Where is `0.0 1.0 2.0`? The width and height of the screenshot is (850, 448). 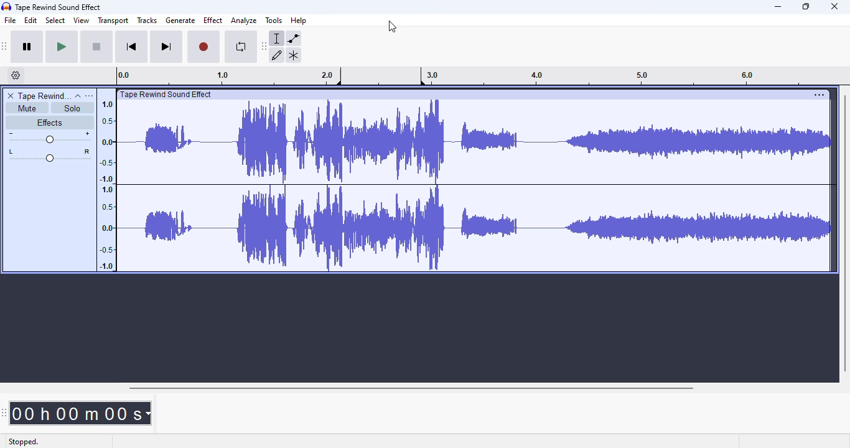
0.0 1.0 2.0 is located at coordinates (227, 76).